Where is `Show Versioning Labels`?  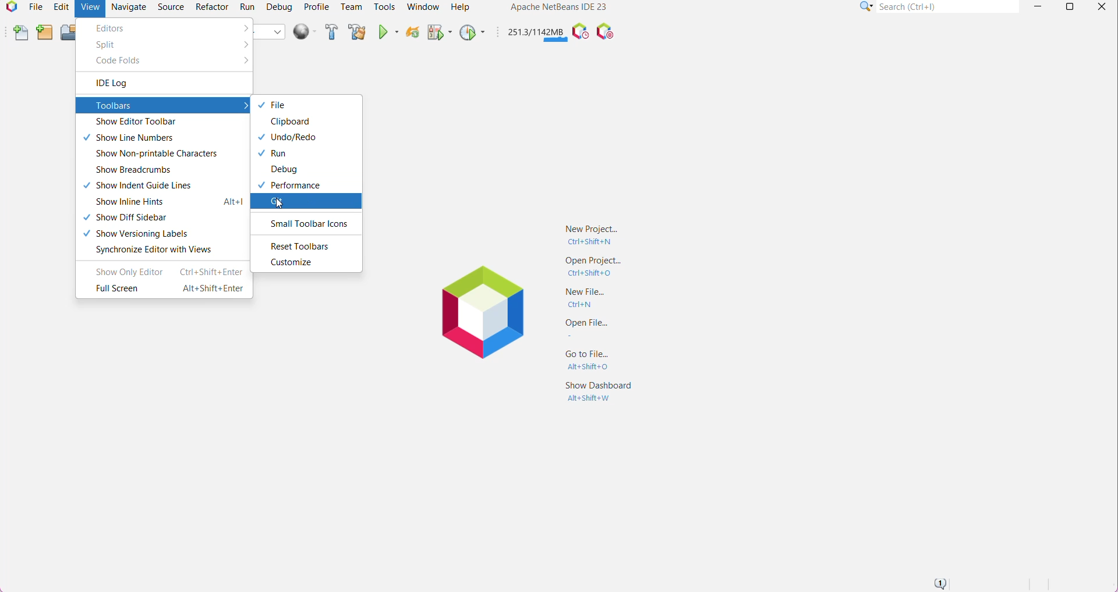 Show Versioning Labels is located at coordinates (143, 233).